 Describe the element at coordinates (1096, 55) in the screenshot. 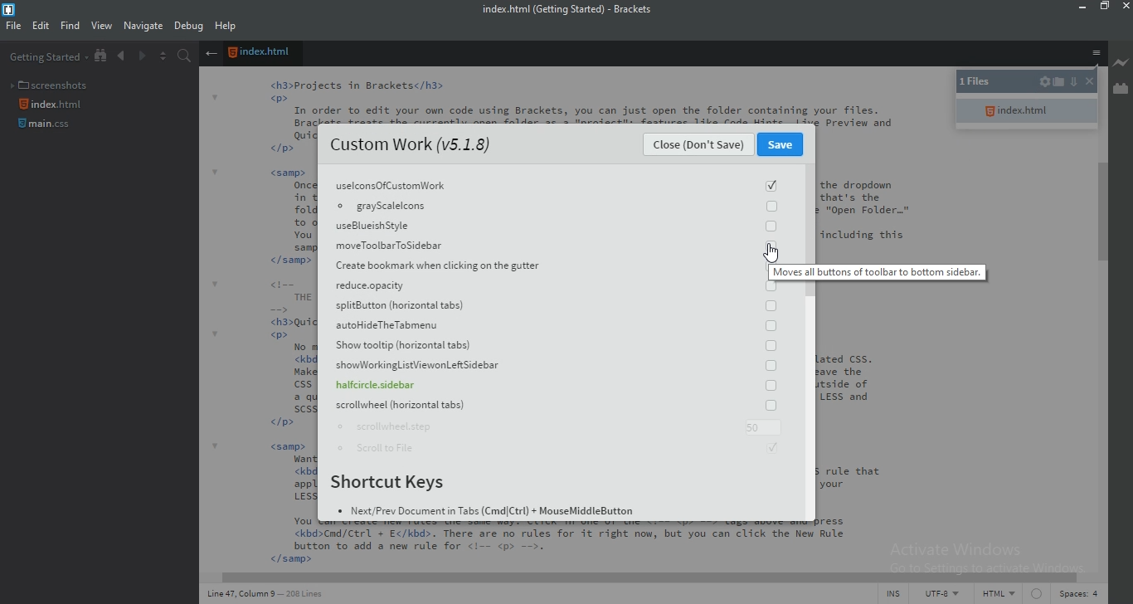

I see `menu` at that location.